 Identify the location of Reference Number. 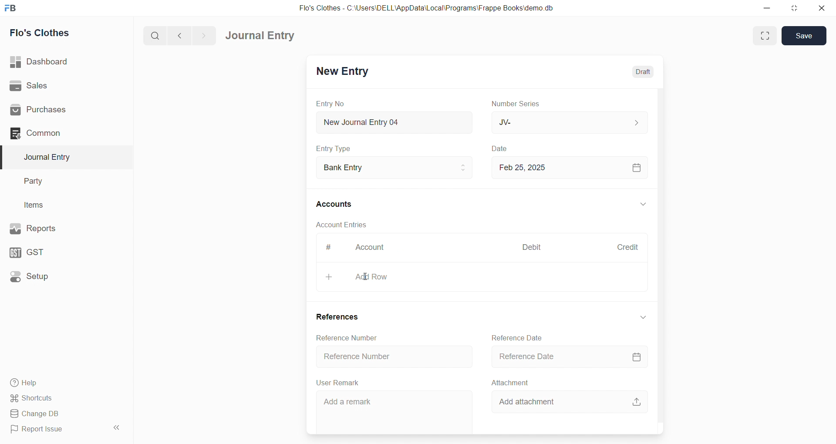
(395, 356).